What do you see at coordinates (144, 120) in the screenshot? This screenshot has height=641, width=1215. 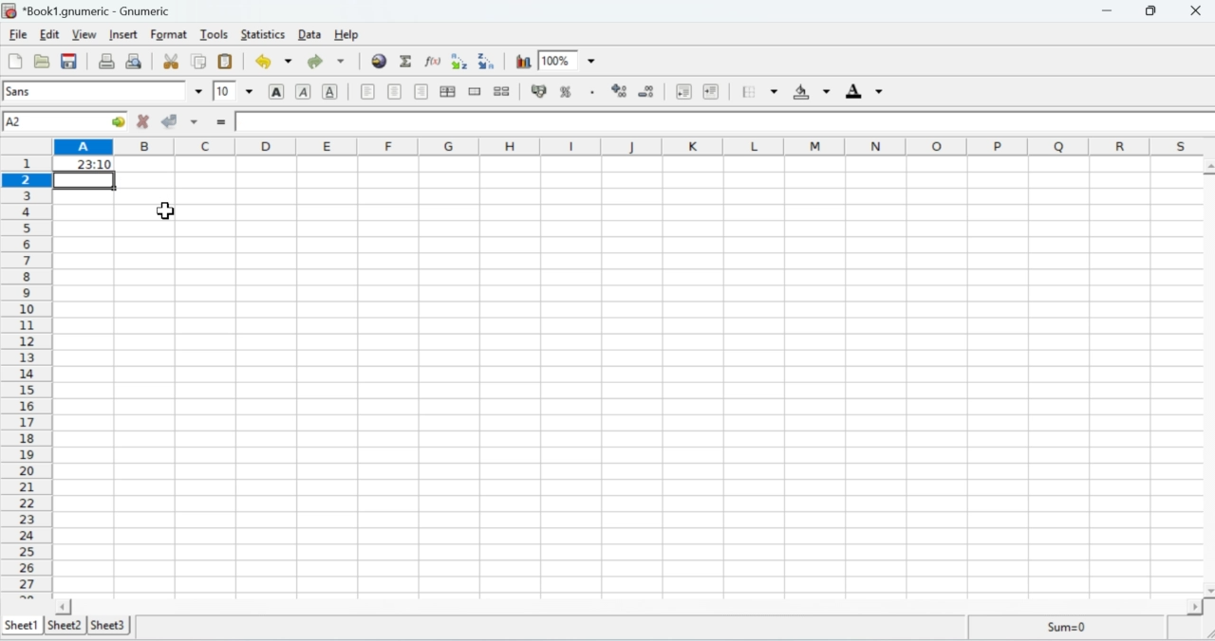 I see `Cancel Change` at bounding box center [144, 120].